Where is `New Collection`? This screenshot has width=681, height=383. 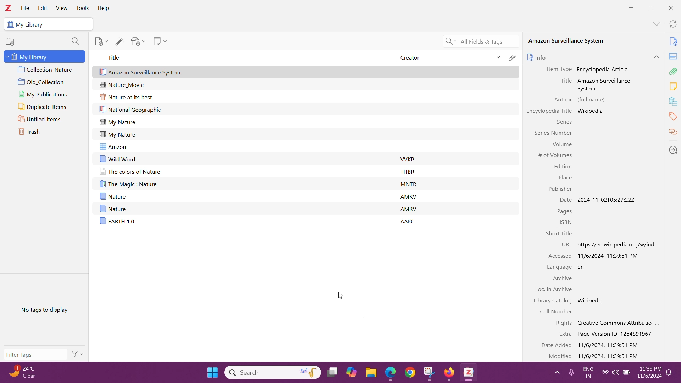 New Collection is located at coordinates (10, 42).